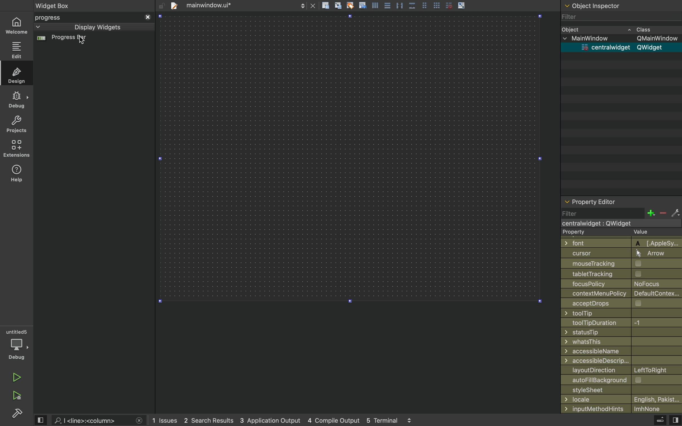 This screenshot has height=426, width=682. What do you see at coordinates (16, 26) in the screenshot?
I see `home` at bounding box center [16, 26].